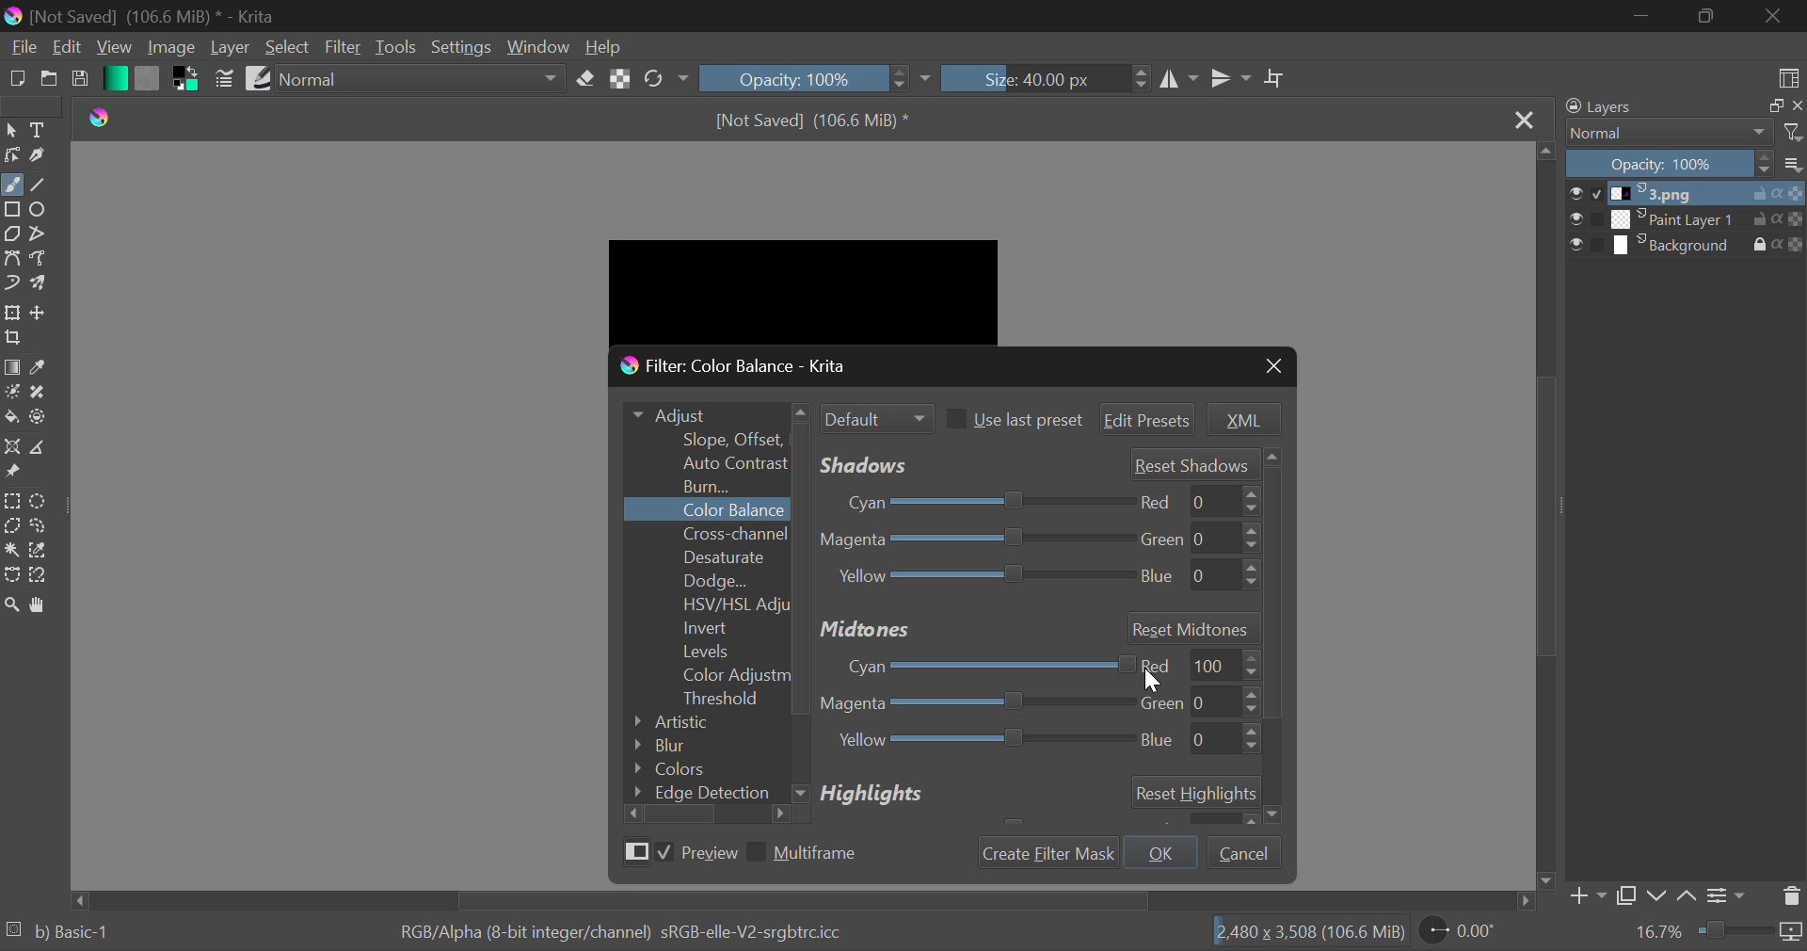 The width and height of the screenshot is (1807, 951). Describe the element at coordinates (972, 540) in the screenshot. I see `Magenta-Green Slider` at that location.